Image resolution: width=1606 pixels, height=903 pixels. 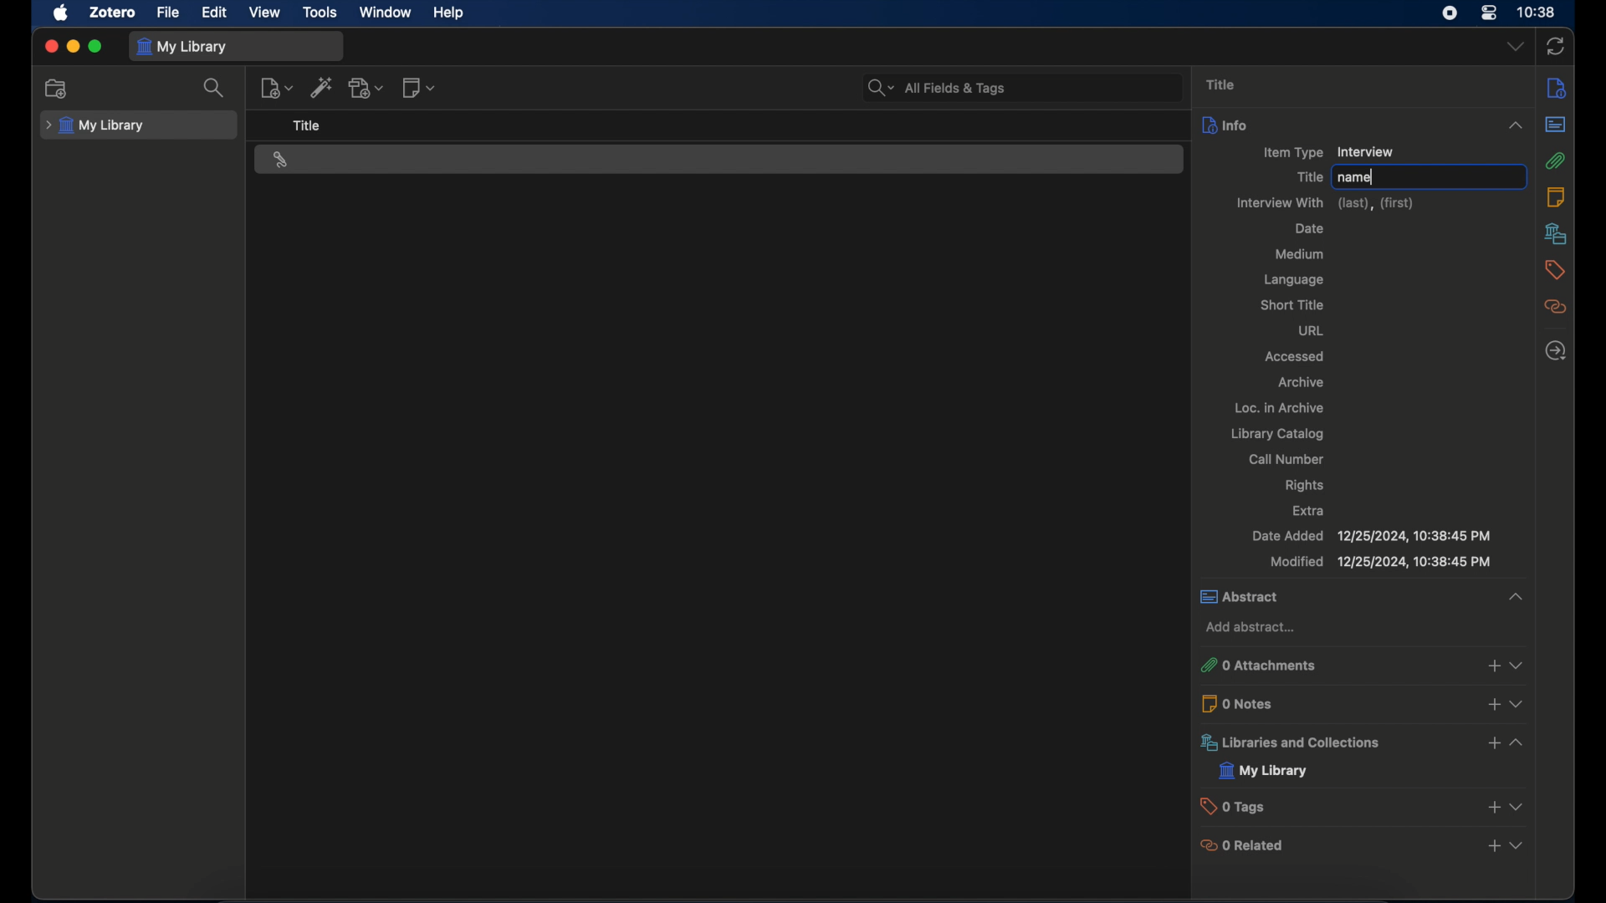 What do you see at coordinates (1537, 13) in the screenshot?
I see `time` at bounding box center [1537, 13].